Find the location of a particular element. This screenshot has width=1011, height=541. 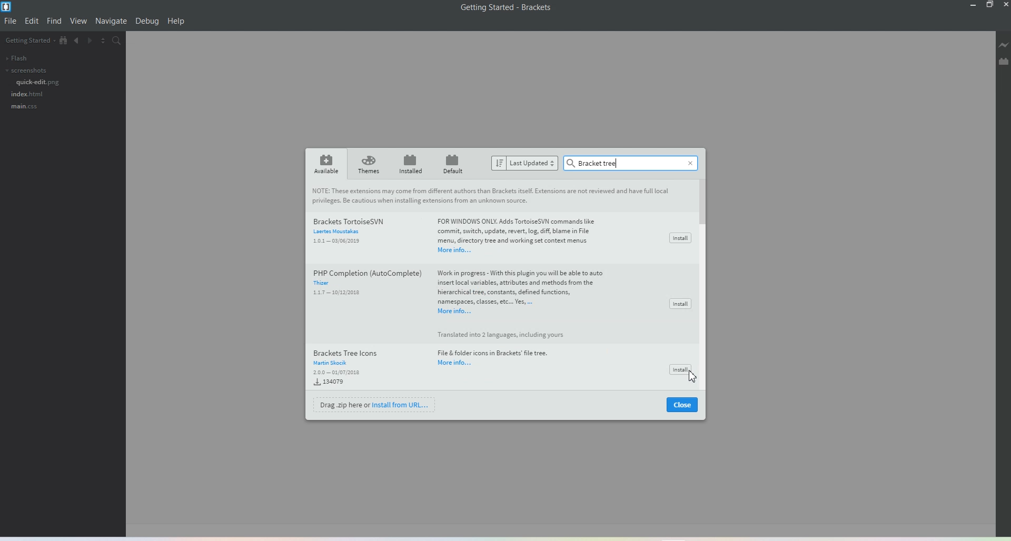

Installed is located at coordinates (411, 164).